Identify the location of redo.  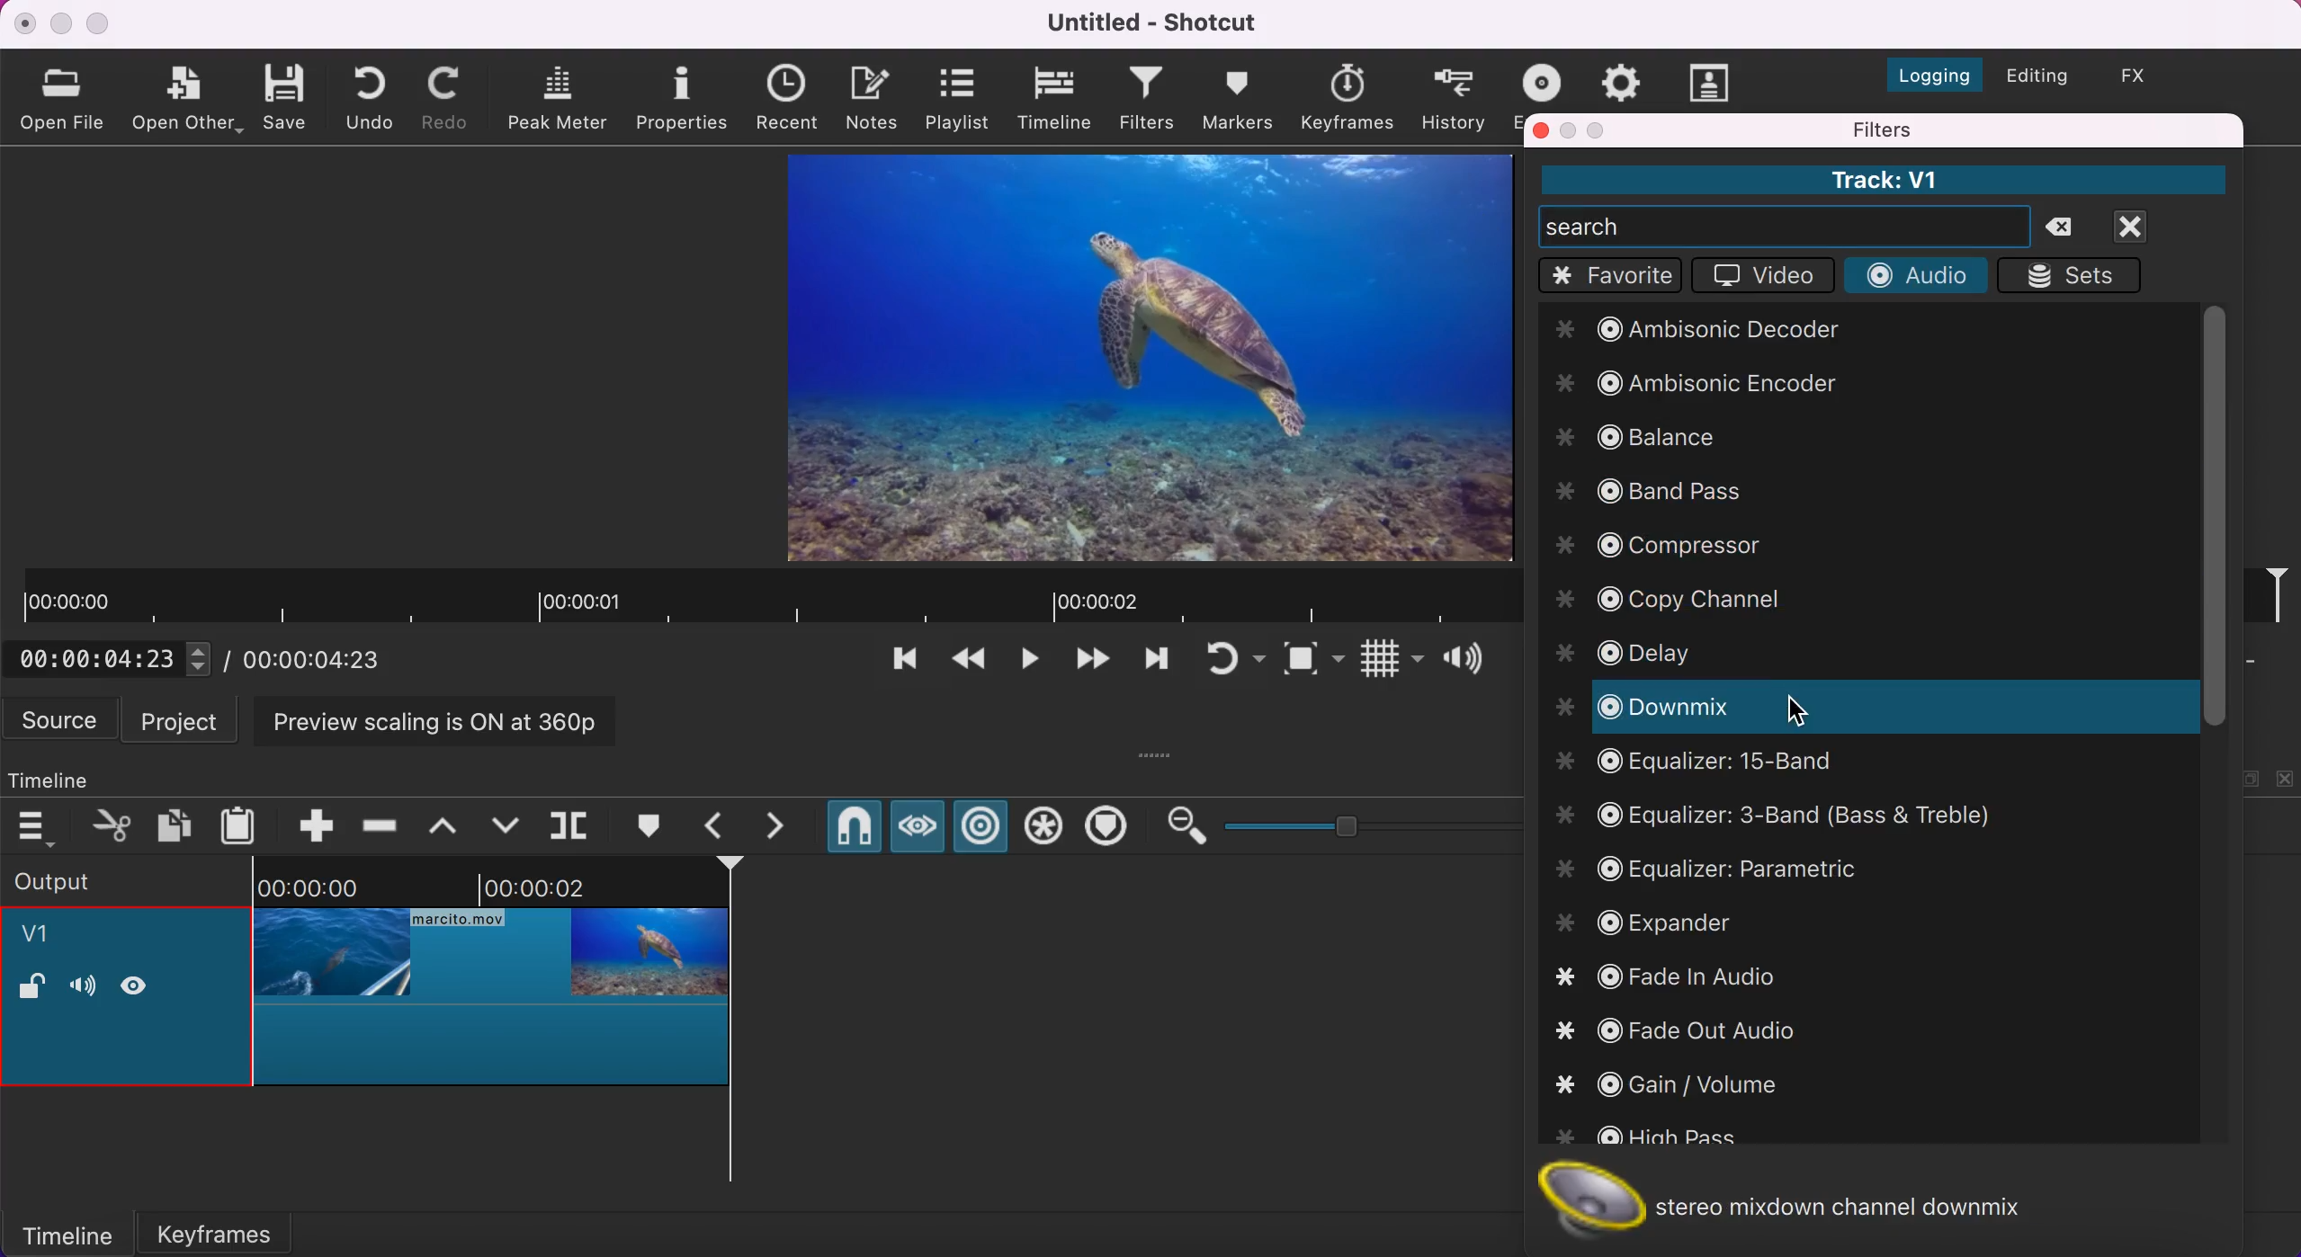
(450, 98).